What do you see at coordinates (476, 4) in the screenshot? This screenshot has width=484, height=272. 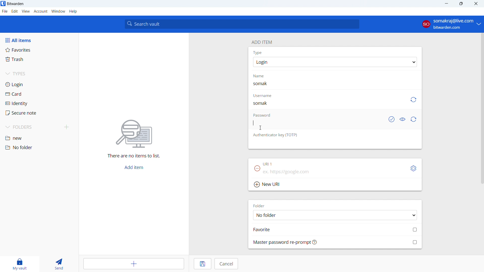 I see `close` at bounding box center [476, 4].